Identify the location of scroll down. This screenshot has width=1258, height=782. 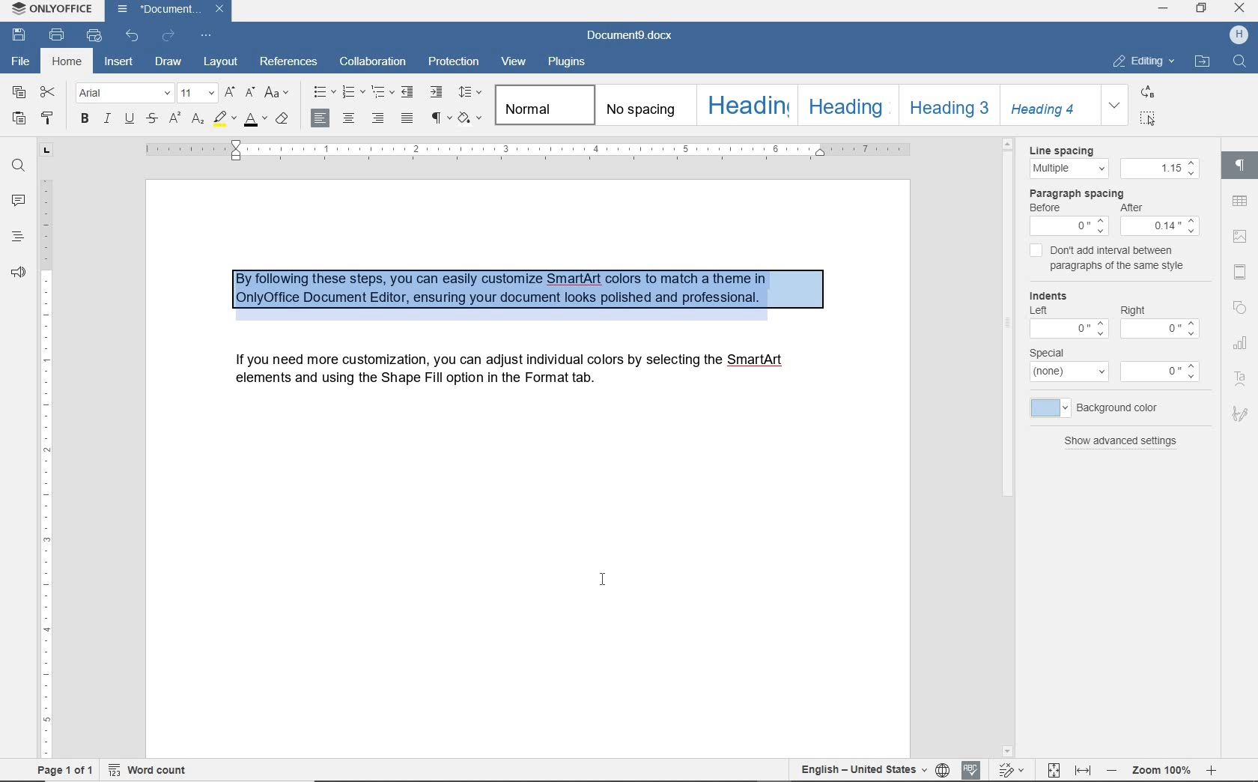
(1007, 752).